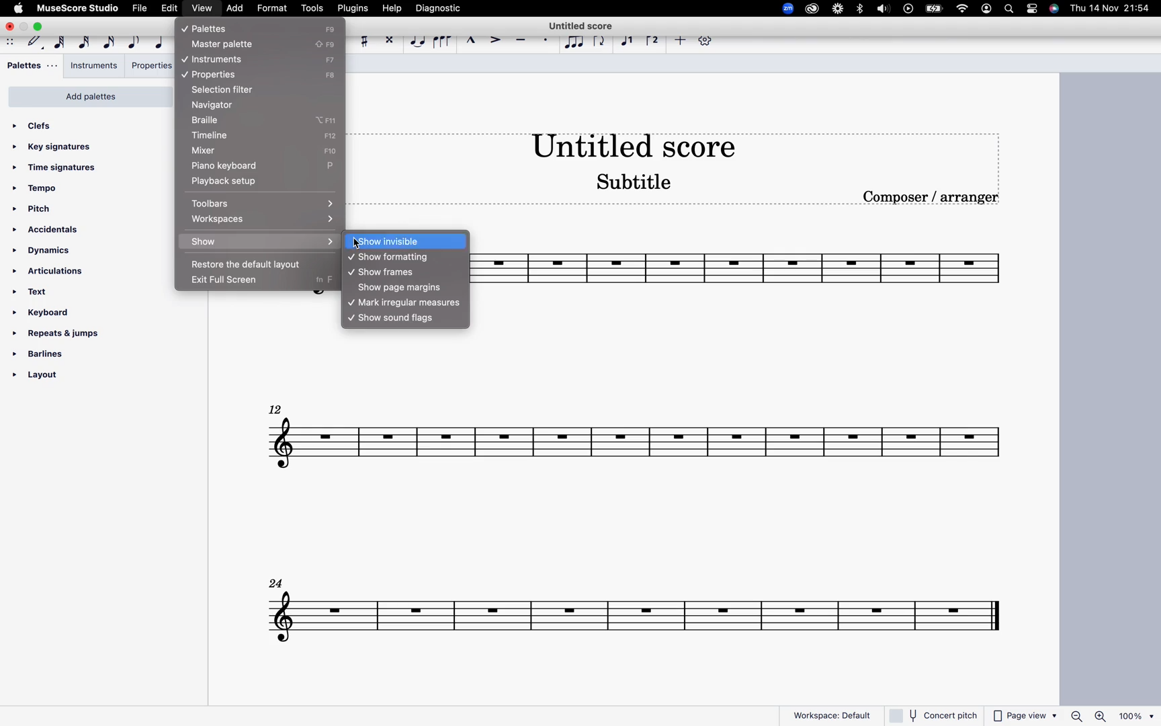  What do you see at coordinates (324, 282) in the screenshot?
I see `fn F` at bounding box center [324, 282].